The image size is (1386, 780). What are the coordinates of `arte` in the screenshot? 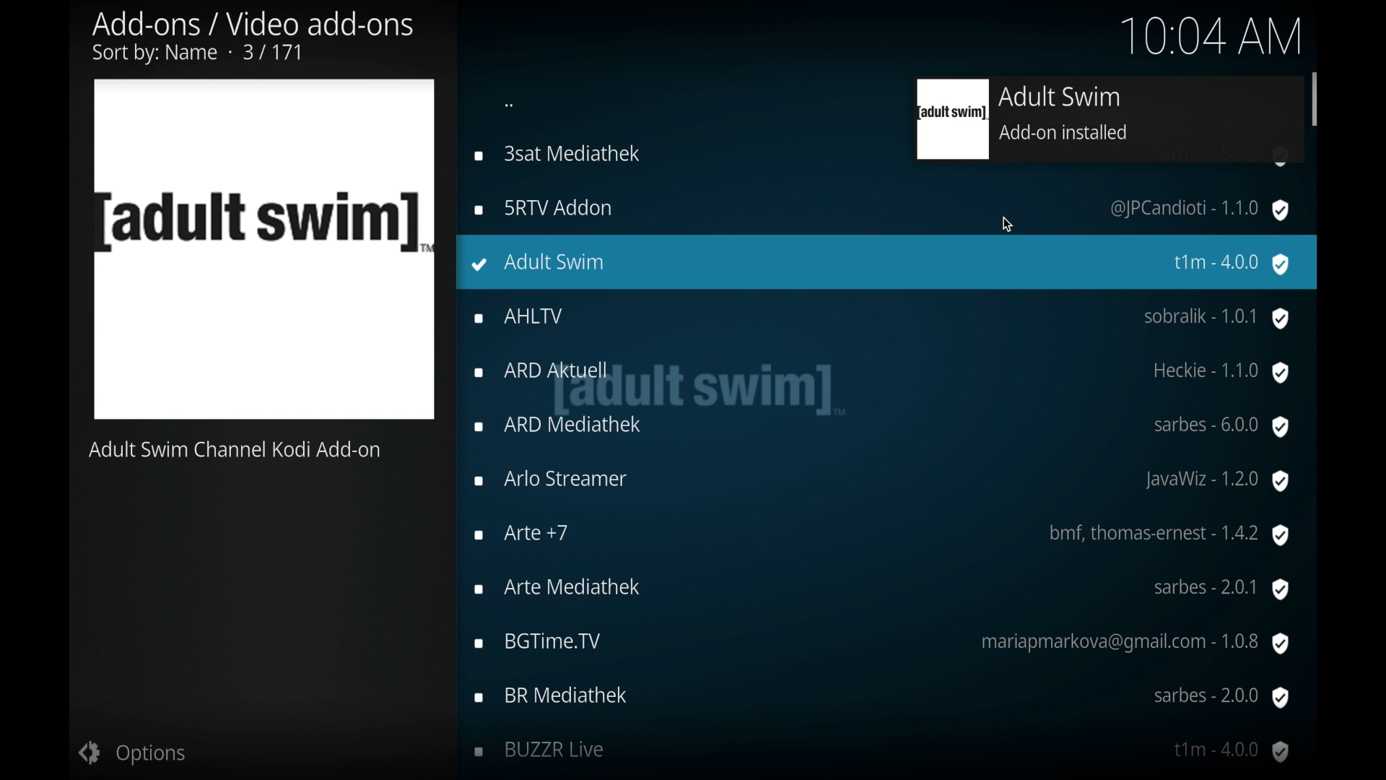 It's located at (881, 534).